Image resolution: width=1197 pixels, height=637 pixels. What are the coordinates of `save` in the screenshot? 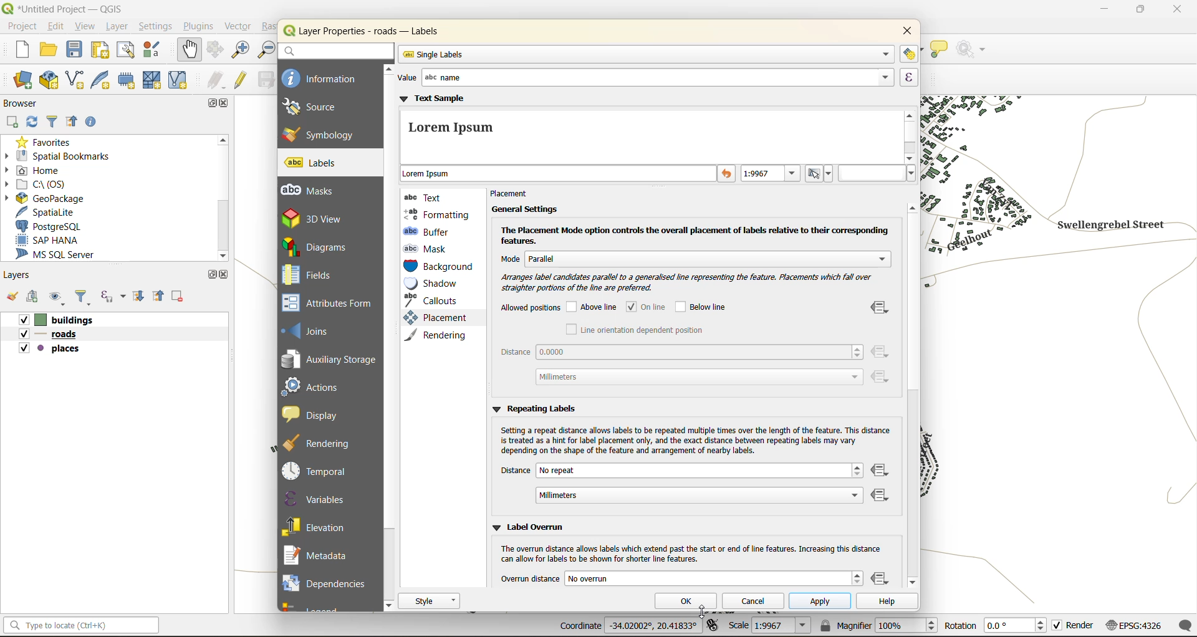 It's located at (75, 49).